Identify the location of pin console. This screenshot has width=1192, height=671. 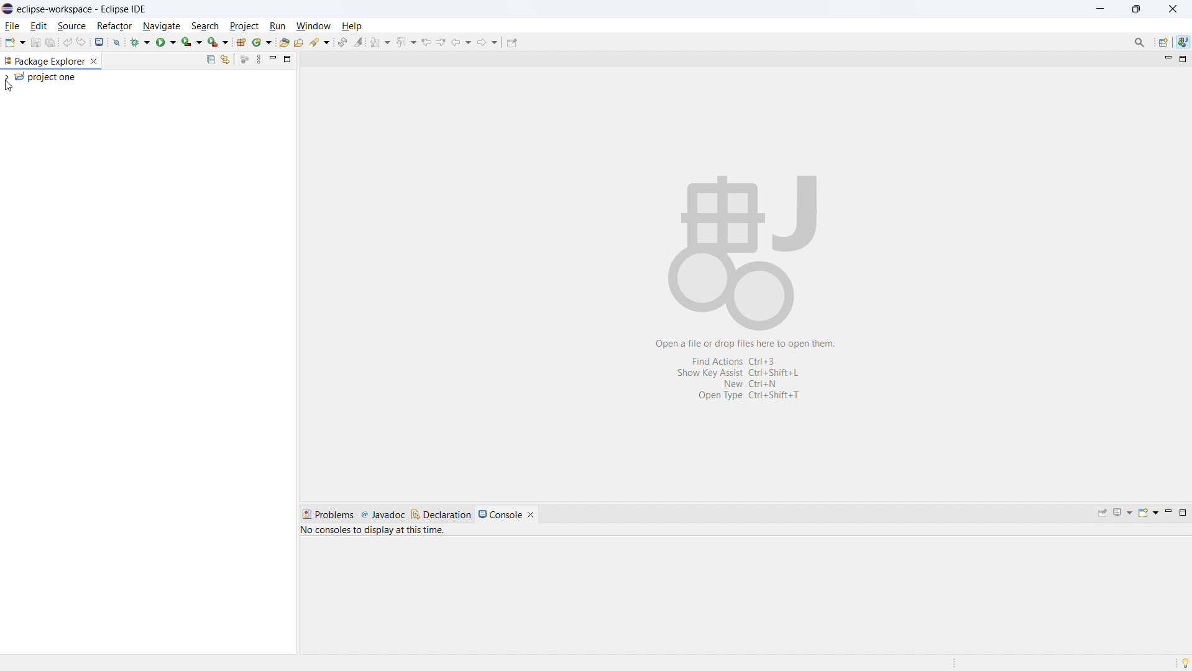
(1103, 513).